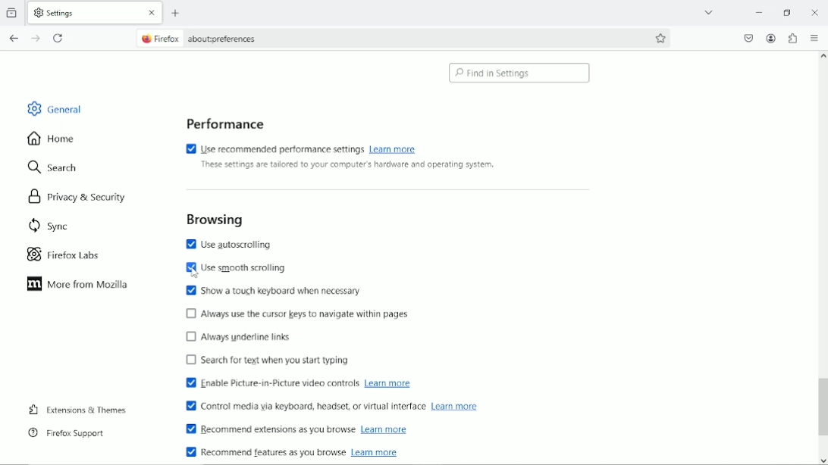 The width and height of the screenshot is (828, 465). Describe the element at coordinates (455, 406) in the screenshot. I see `Learn more` at that location.